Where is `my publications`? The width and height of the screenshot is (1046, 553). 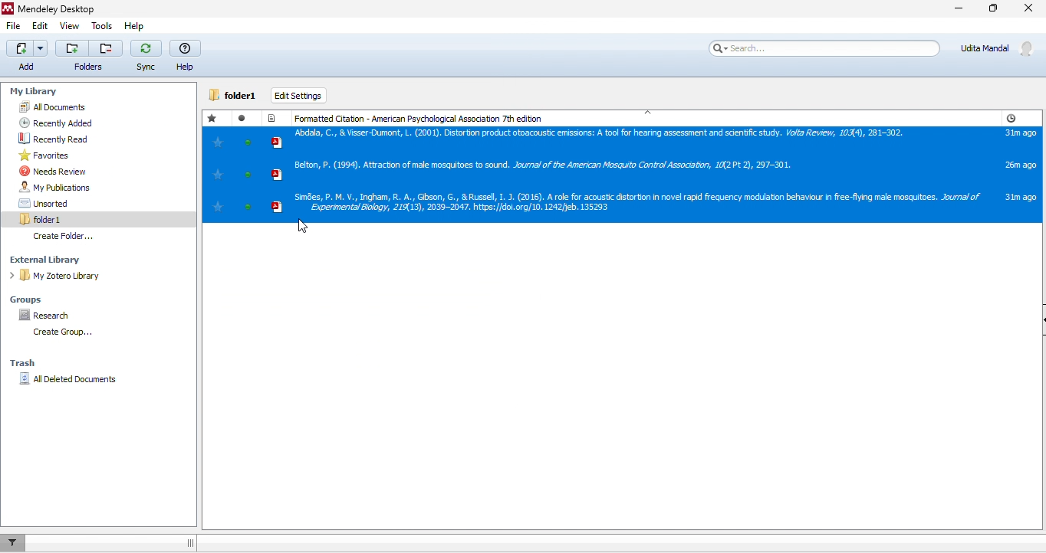
my publications is located at coordinates (67, 187).